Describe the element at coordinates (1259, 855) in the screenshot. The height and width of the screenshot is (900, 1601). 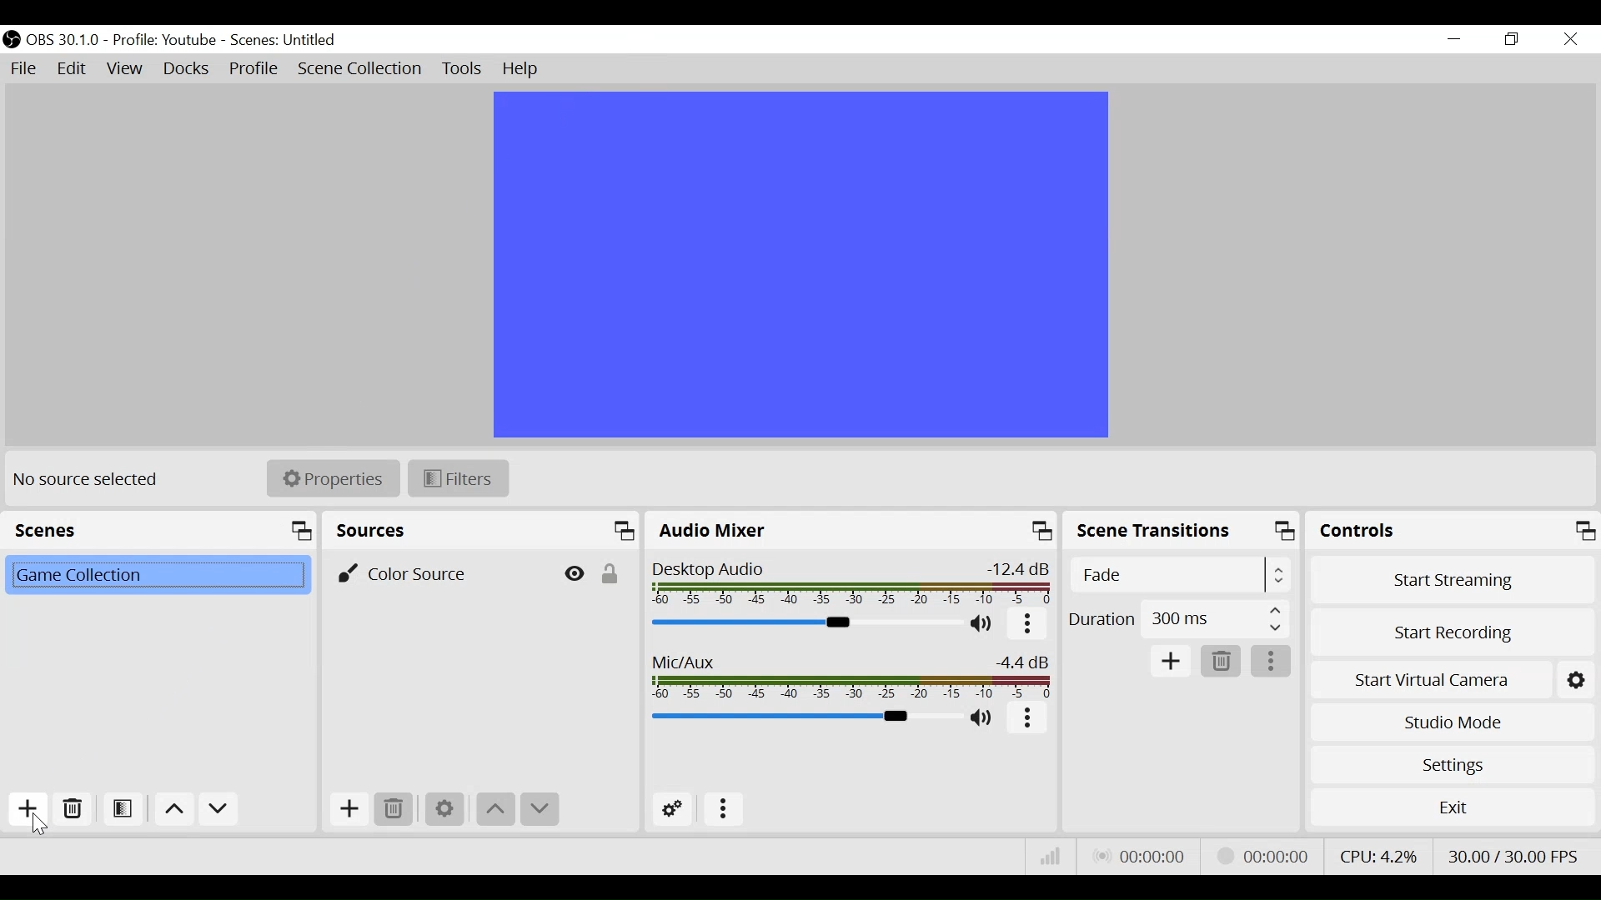
I see `Streaming Status` at that location.